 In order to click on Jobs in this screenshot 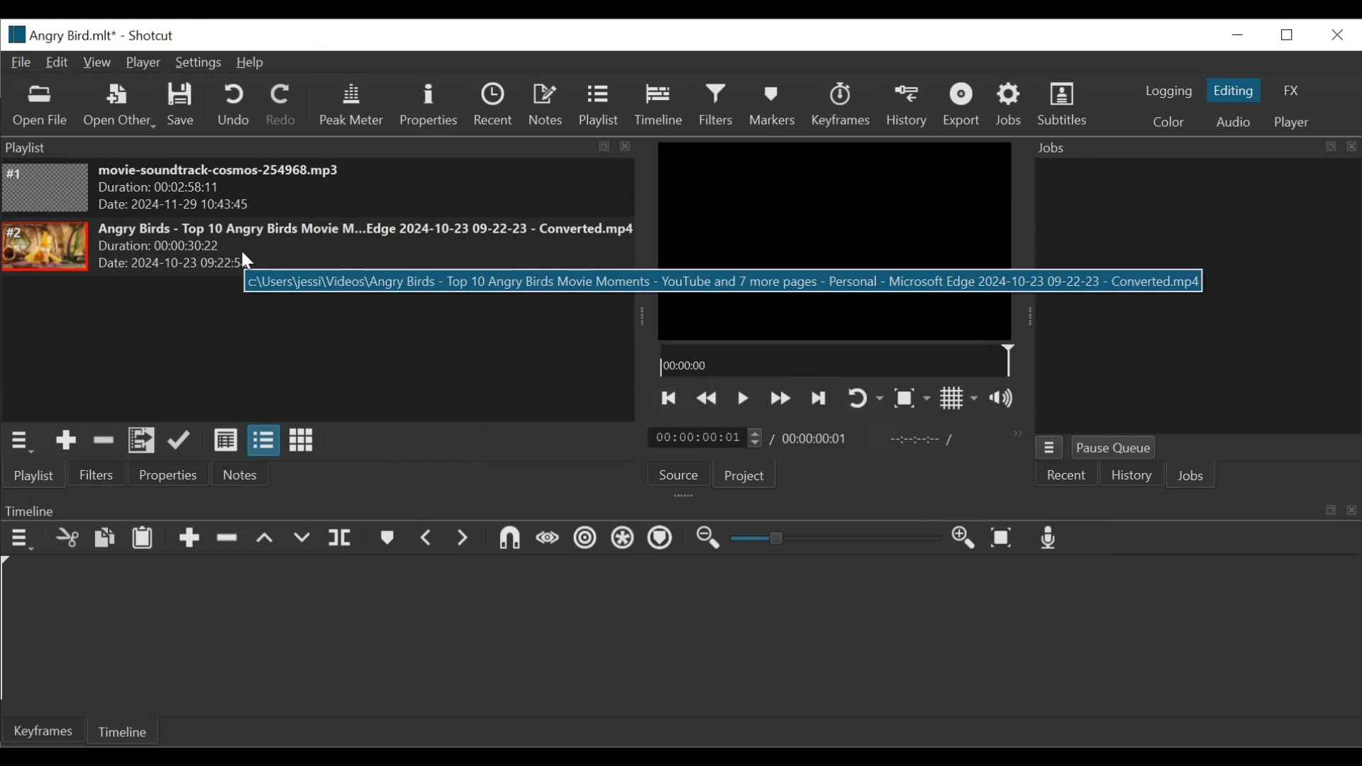, I will do `click(1010, 106)`.